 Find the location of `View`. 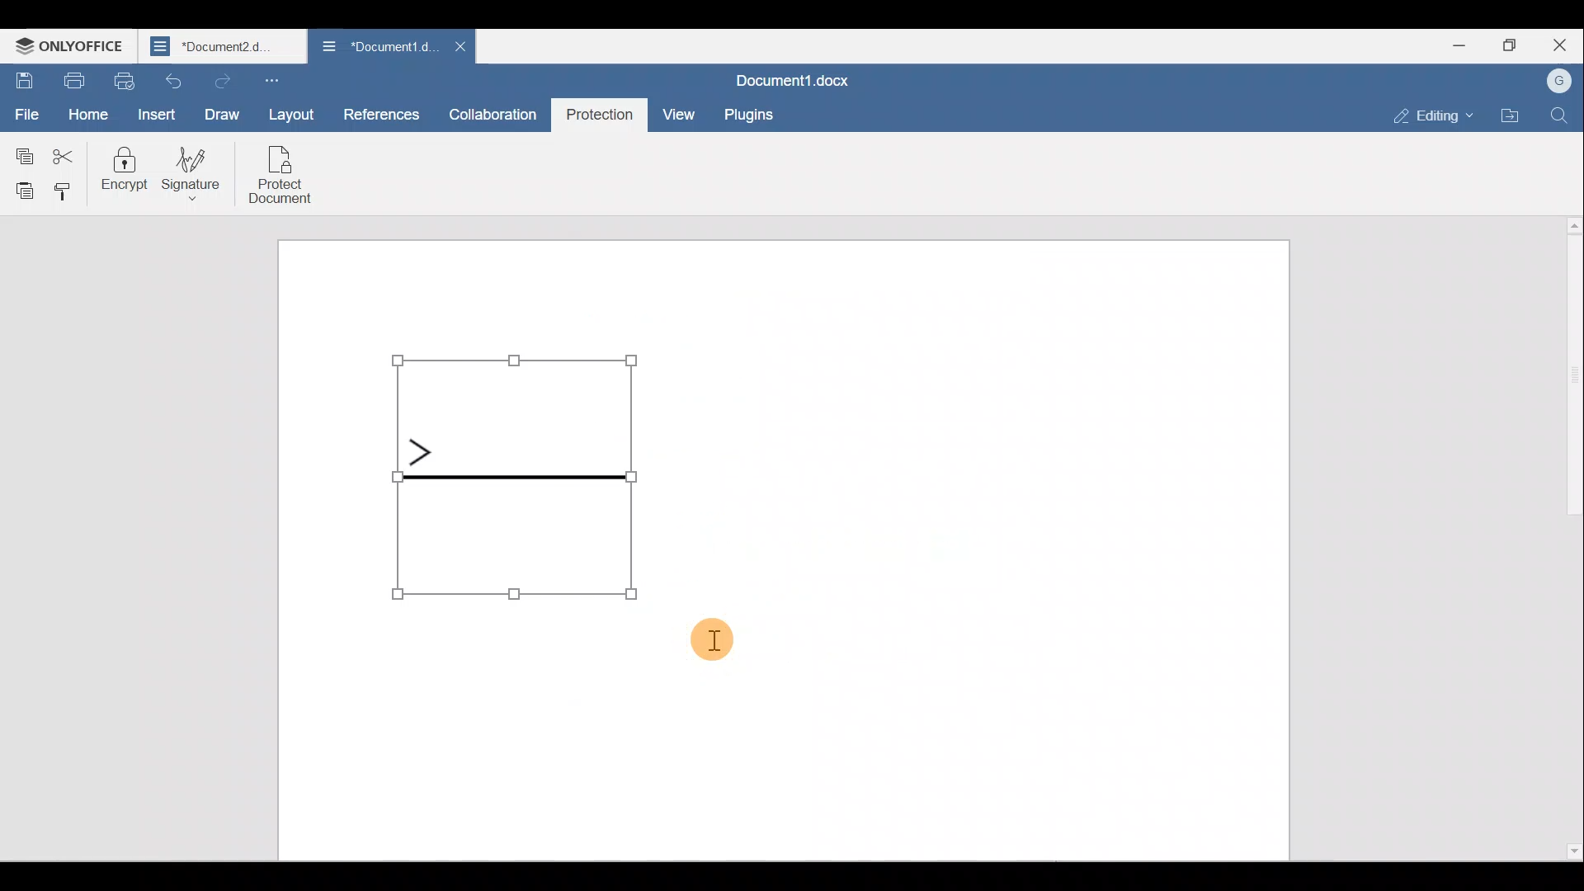

View is located at coordinates (681, 113).